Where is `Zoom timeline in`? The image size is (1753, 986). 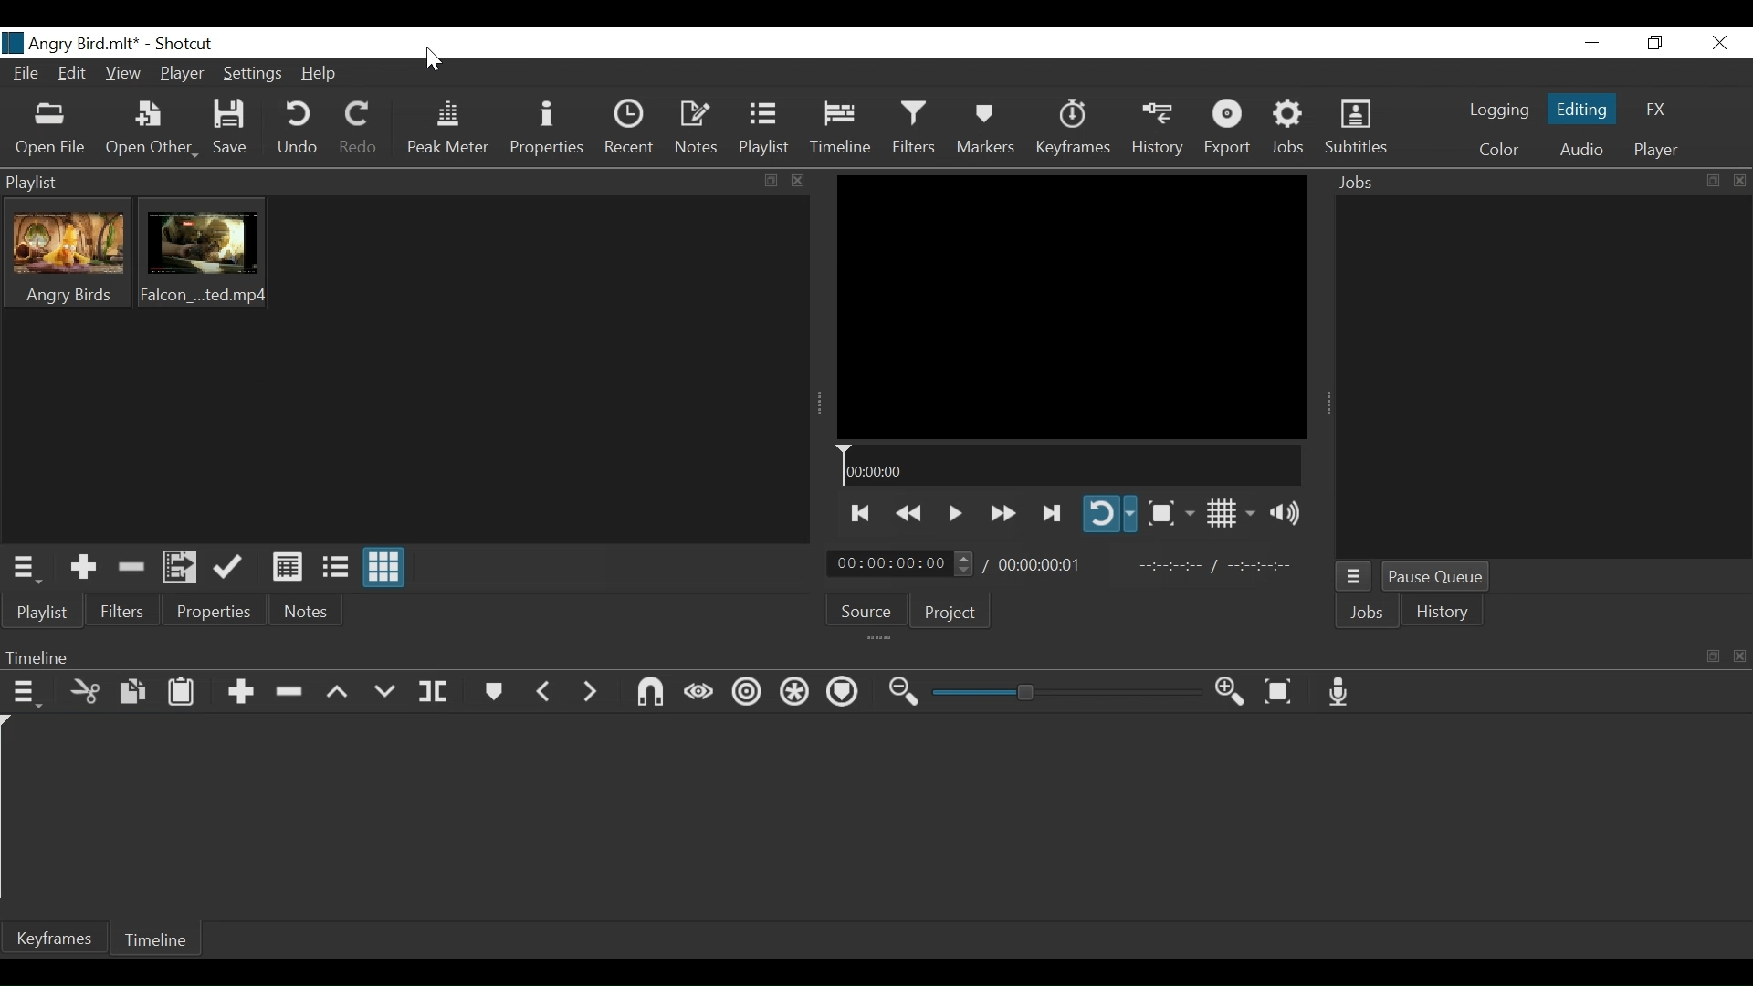
Zoom timeline in is located at coordinates (1229, 691).